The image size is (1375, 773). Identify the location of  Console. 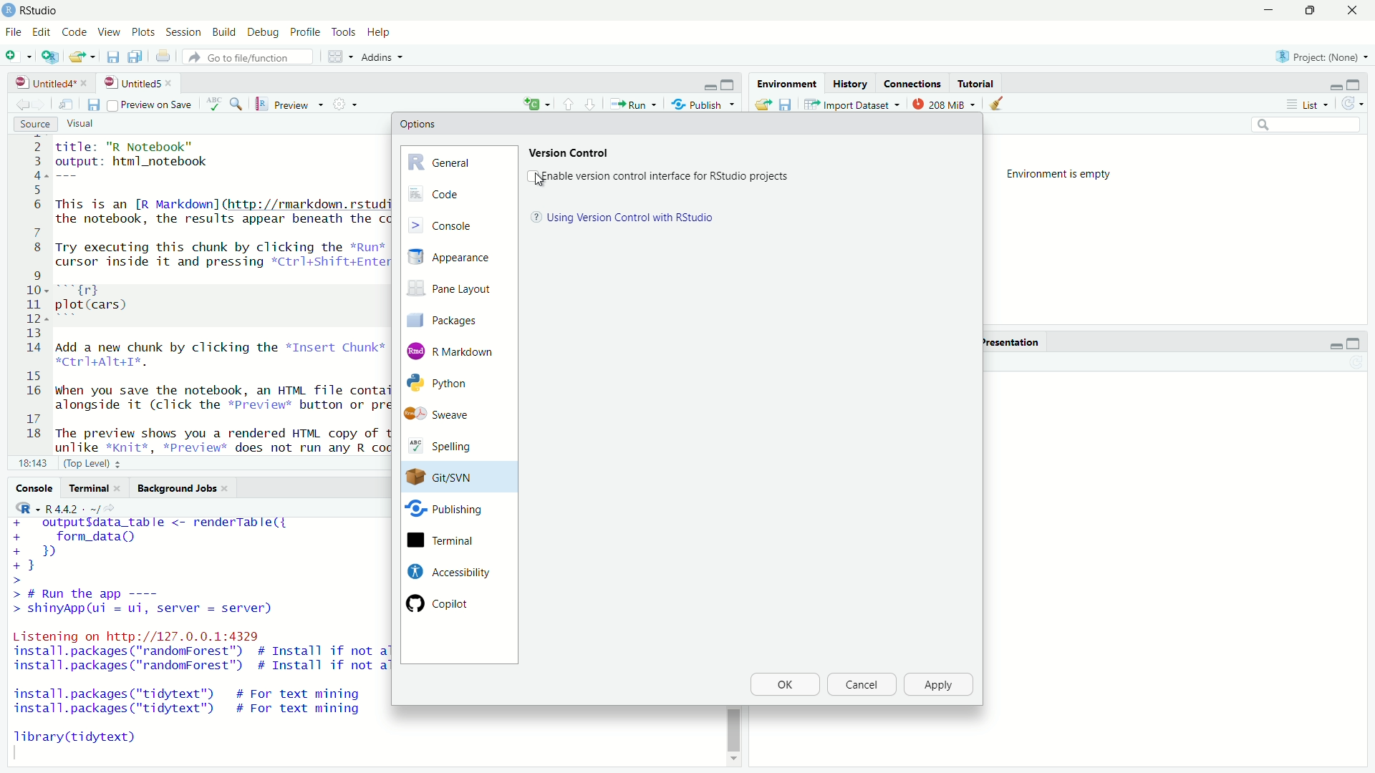
(458, 224).